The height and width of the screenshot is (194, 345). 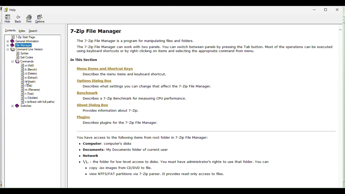 I want to click on About Dialog Box, so click(x=114, y=107).